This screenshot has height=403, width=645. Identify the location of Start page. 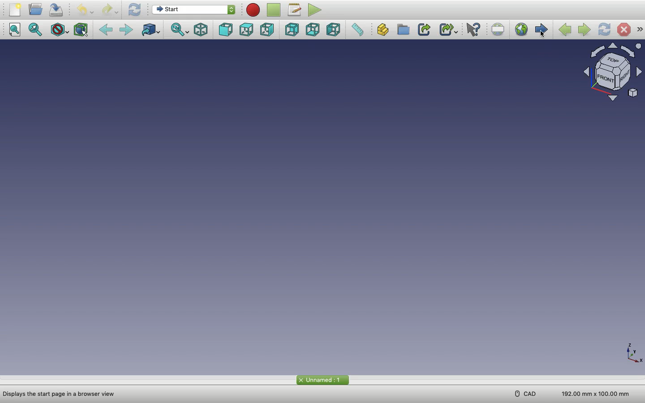
(322, 380).